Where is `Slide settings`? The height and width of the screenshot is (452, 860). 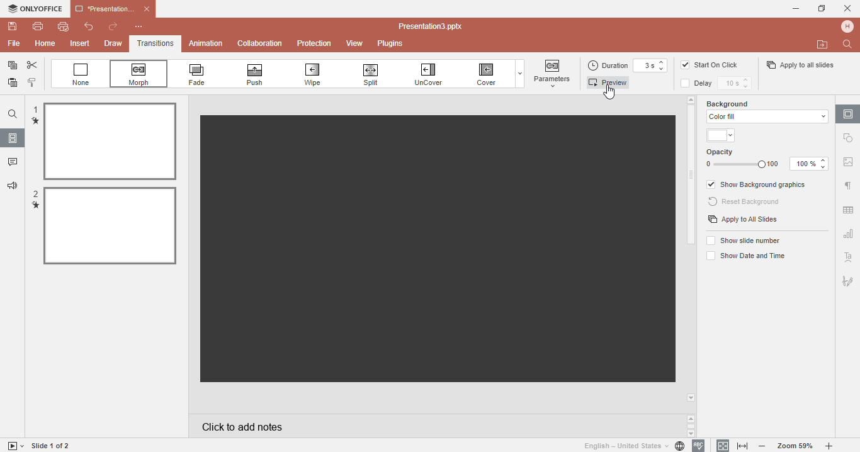
Slide settings is located at coordinates (848, 113).